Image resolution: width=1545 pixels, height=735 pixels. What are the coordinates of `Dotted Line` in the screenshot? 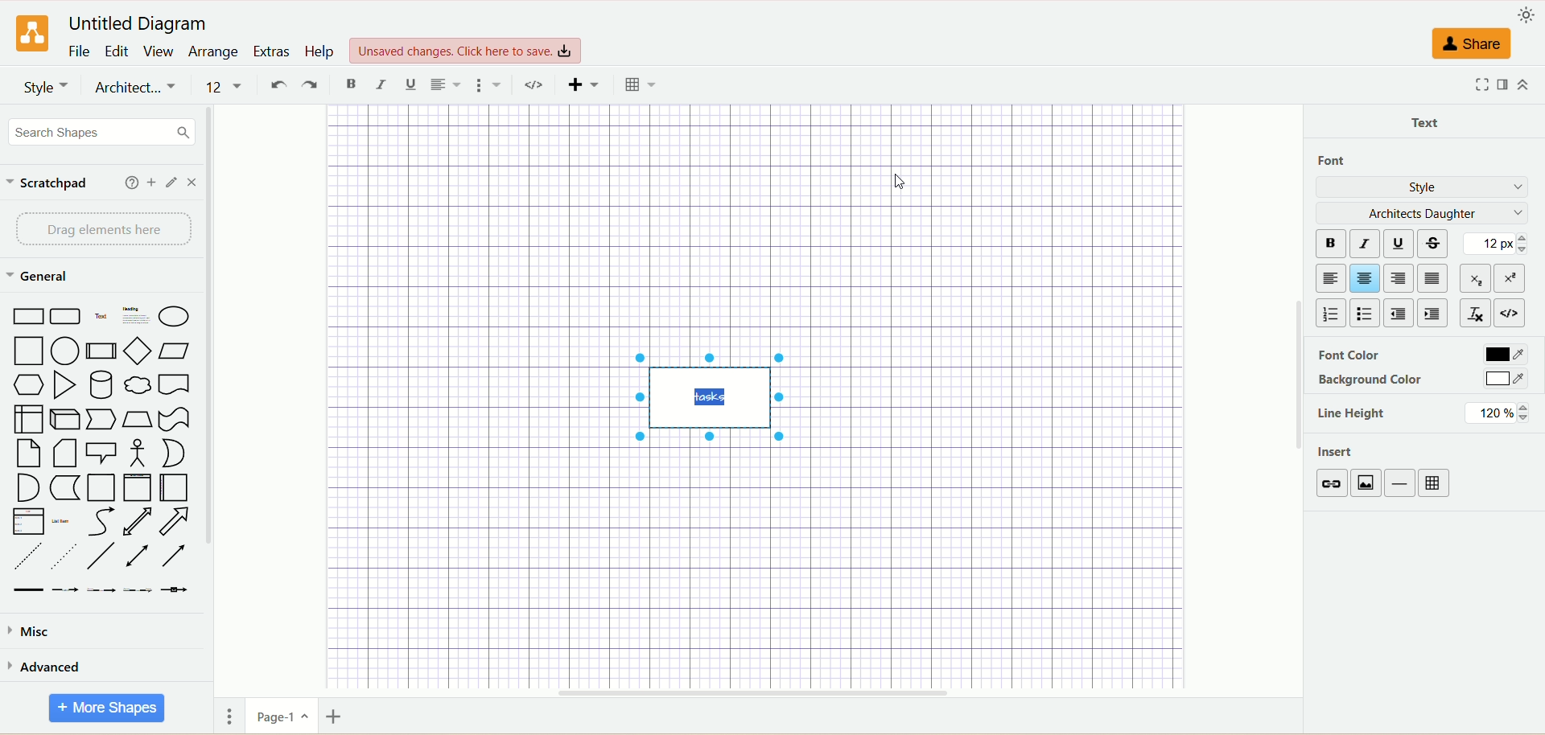 It's located at (29, 557).